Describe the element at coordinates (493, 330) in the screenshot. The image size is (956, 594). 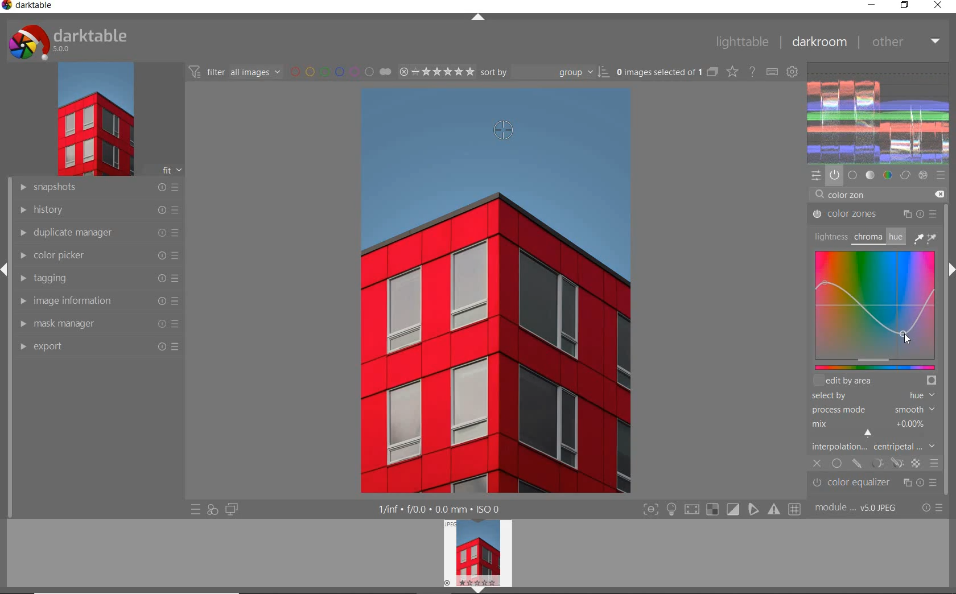
I see `selected image` at that location.